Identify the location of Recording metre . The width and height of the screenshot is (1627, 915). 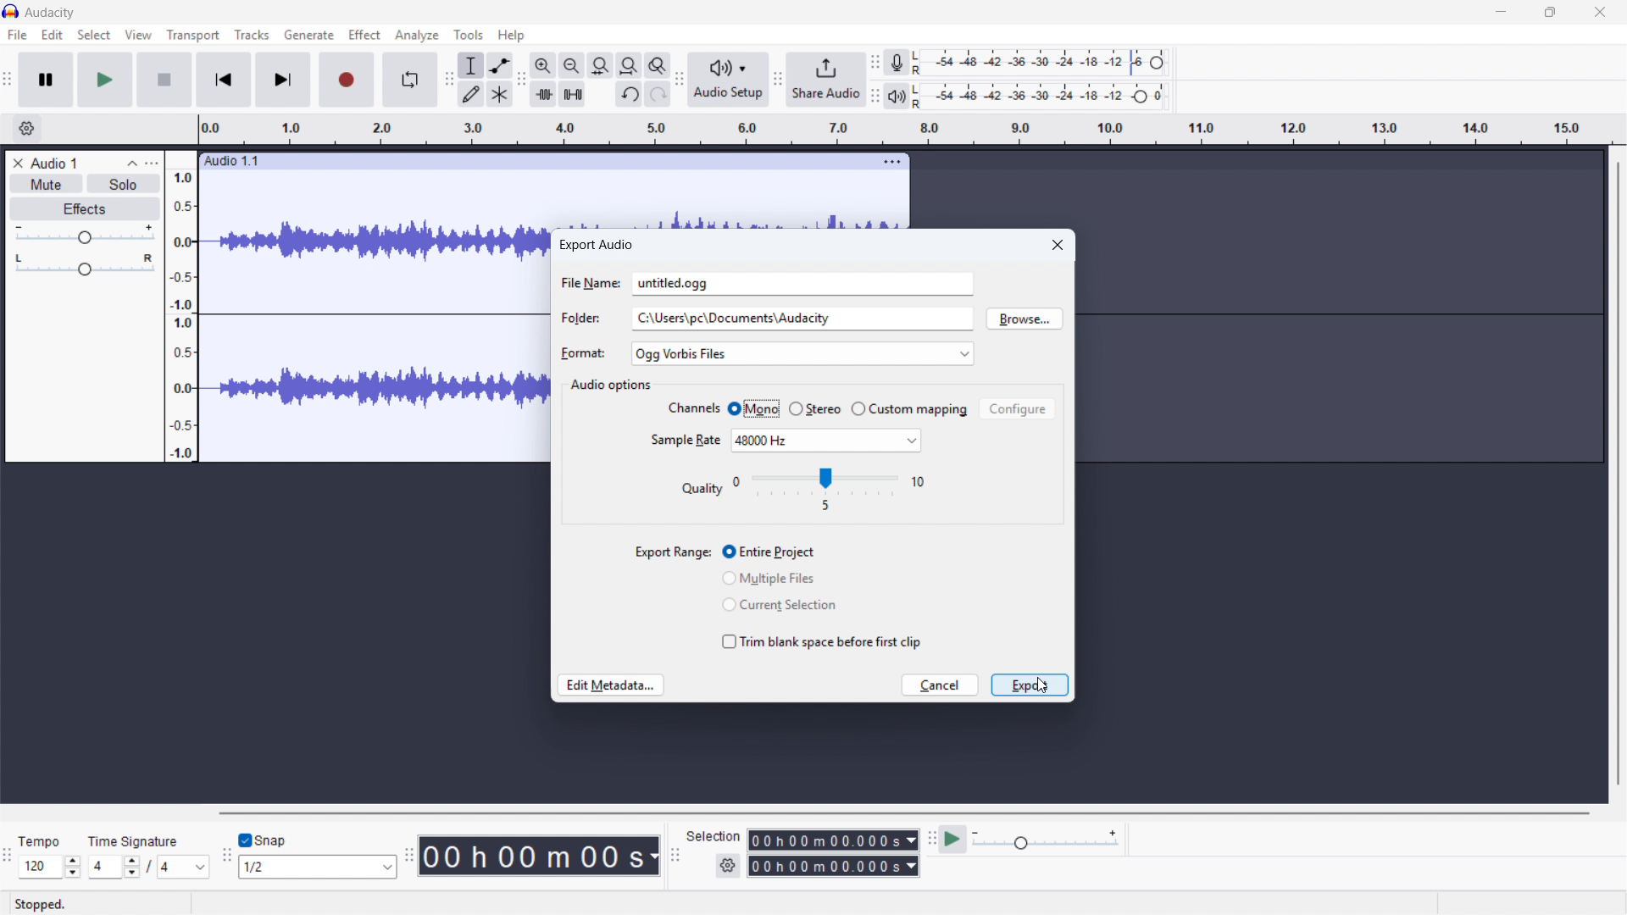
(896, 63).